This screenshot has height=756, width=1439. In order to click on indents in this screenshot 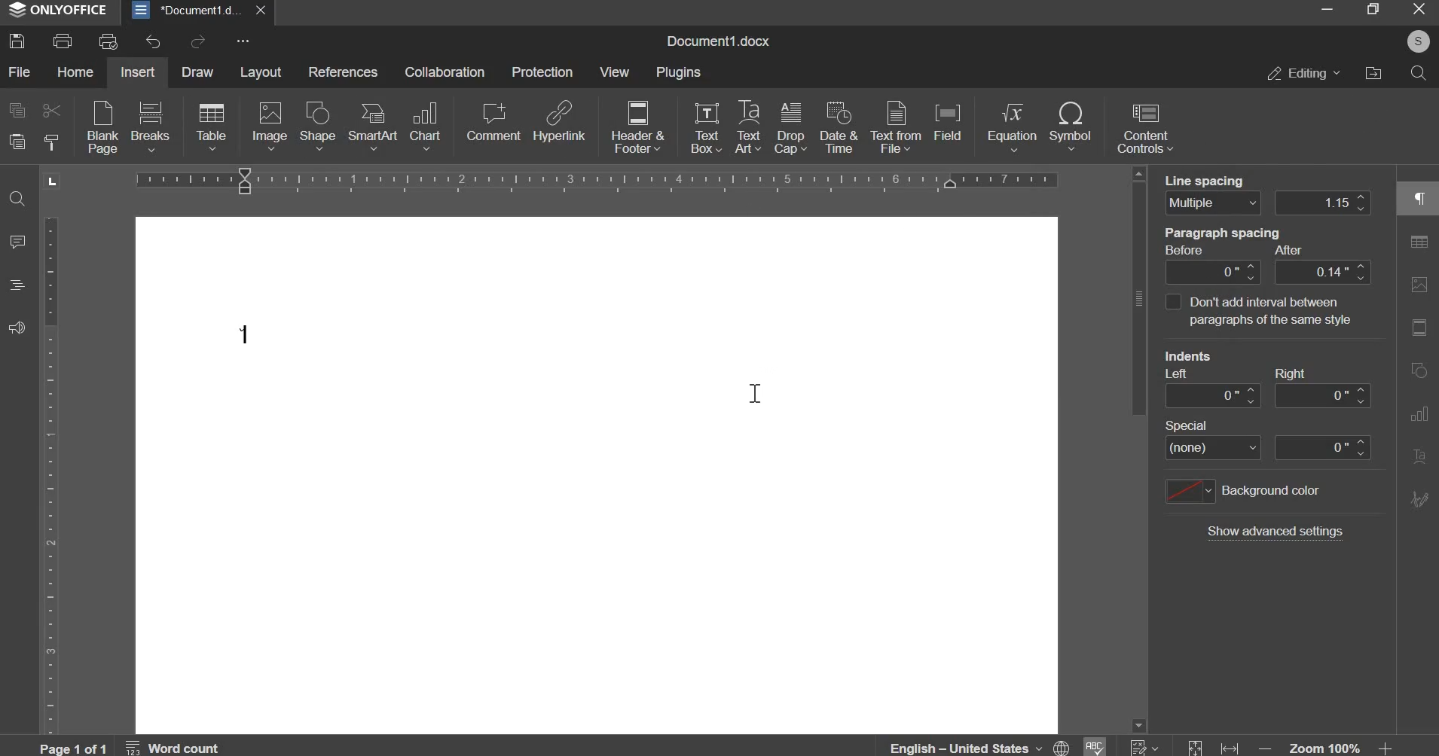, I will do `click(1245, 362)`.